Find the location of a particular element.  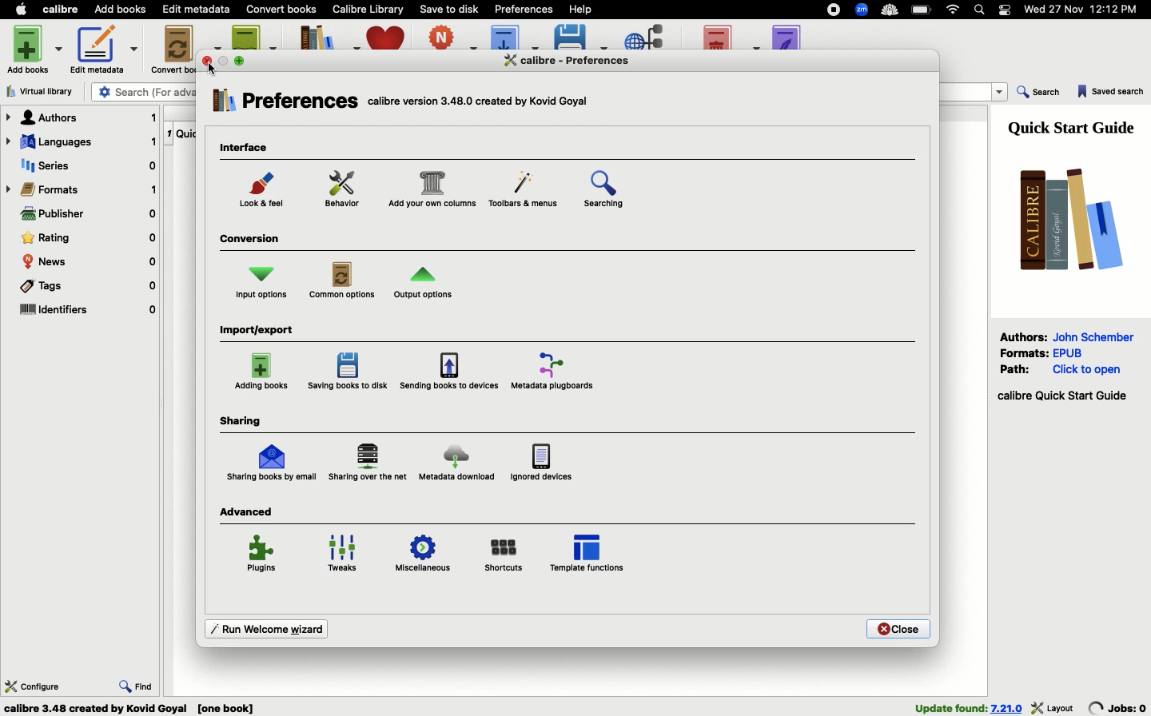

Sharing by email is located at coordinates (271, 463).